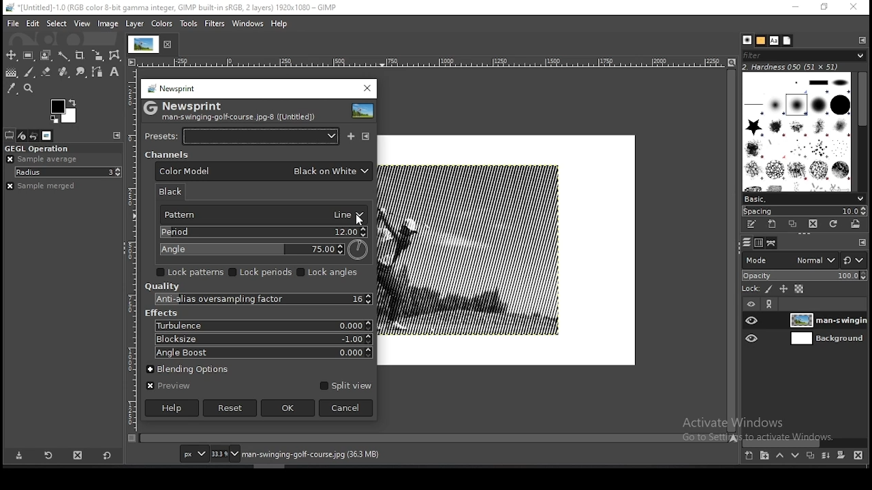  What do you see at coordinates (187, 24) in the screenshot?
I see `tools` at bounding box center [187, 24].